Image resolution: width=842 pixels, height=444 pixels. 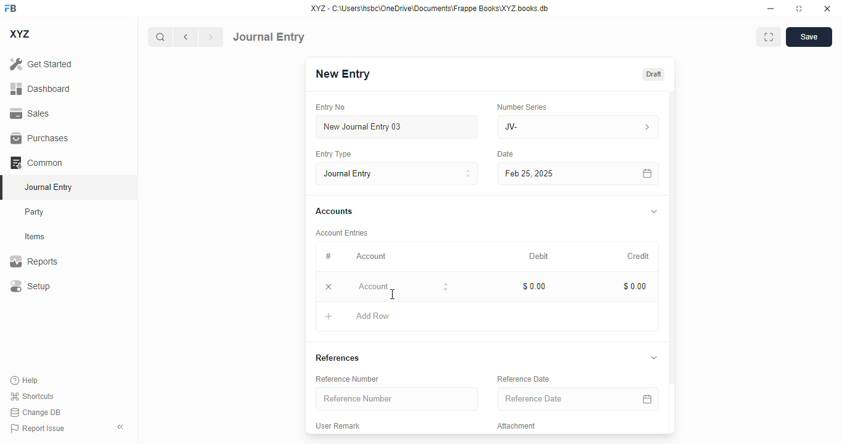 What do you see at coordinates (506, 154) in the screenshot?
I see `date` at bounding box center [506, 154].